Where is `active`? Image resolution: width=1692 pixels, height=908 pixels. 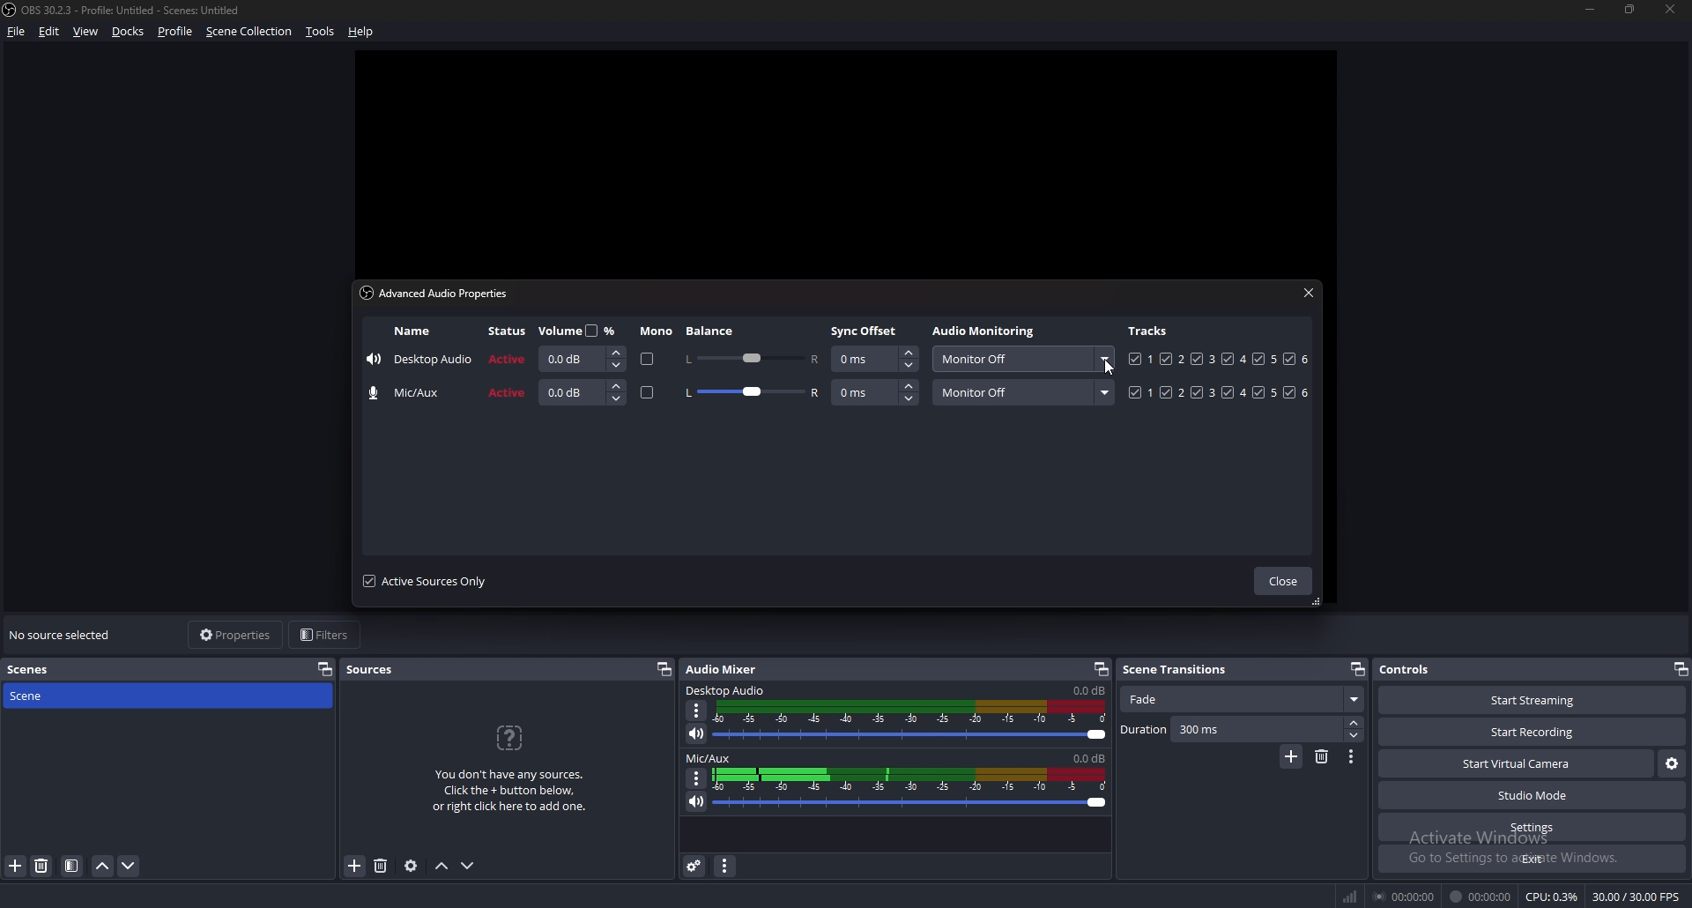 active is located at coordinates (509, 358).